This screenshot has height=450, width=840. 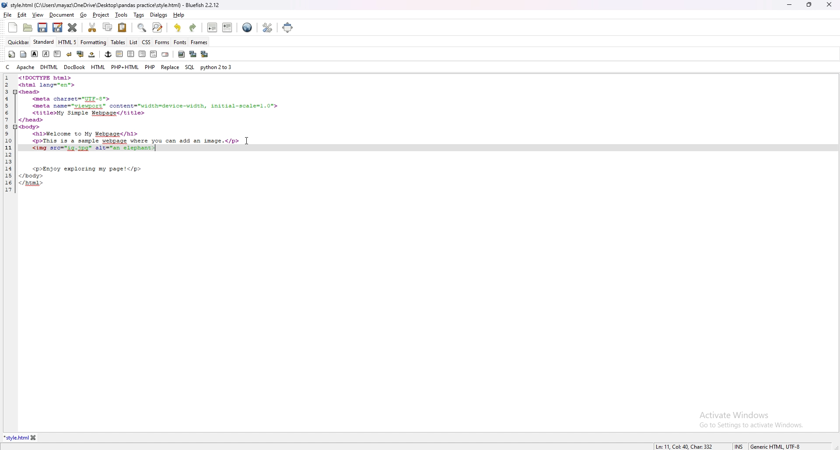 What do you see at coordinates (790, 5) in the screenshot?
I see `minimize` at bounding box center [790, 5].